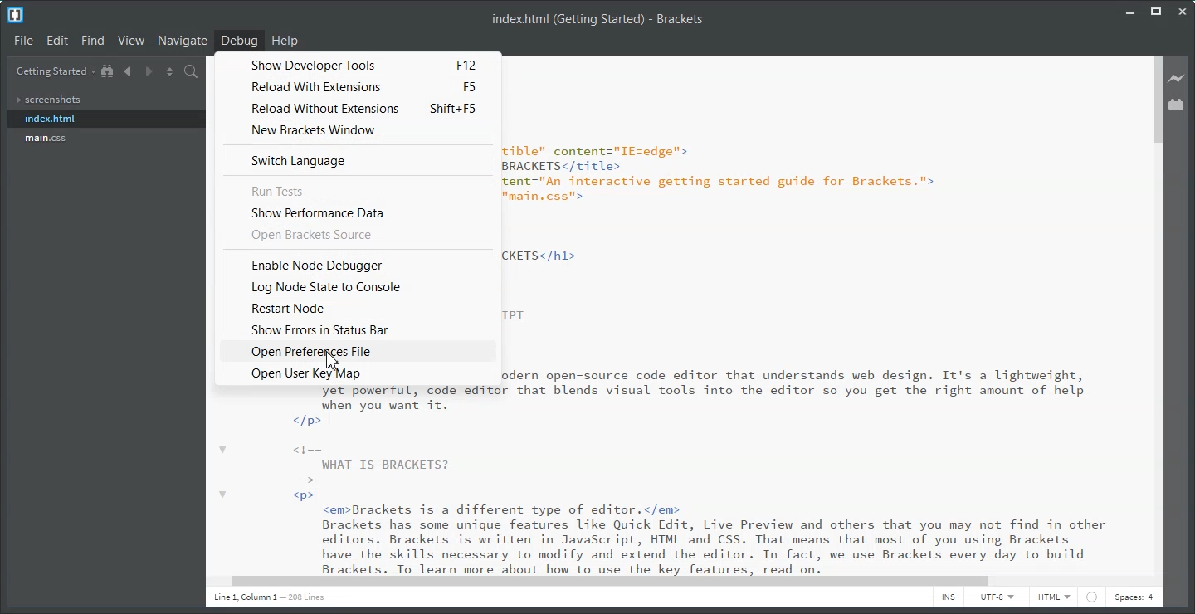 The height and width of the screenshot is (614, 1195). What do you see at coordinates (1178, 105) in the screenshot?
I see `Extension Manager` at bounding box center [1178, 105].